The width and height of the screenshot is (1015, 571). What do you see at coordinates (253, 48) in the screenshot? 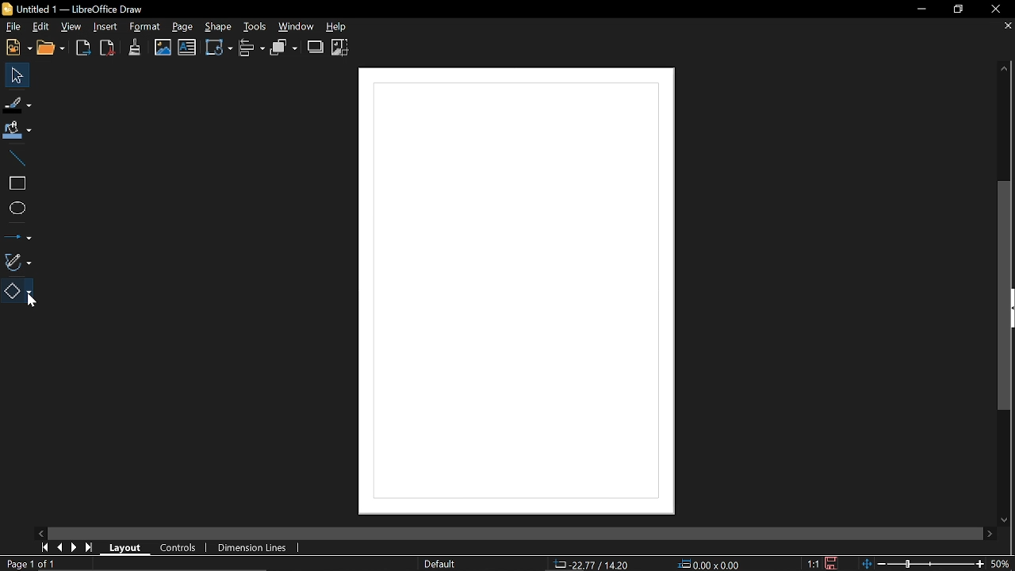
I see `Align` at bounding box center [253, 48].